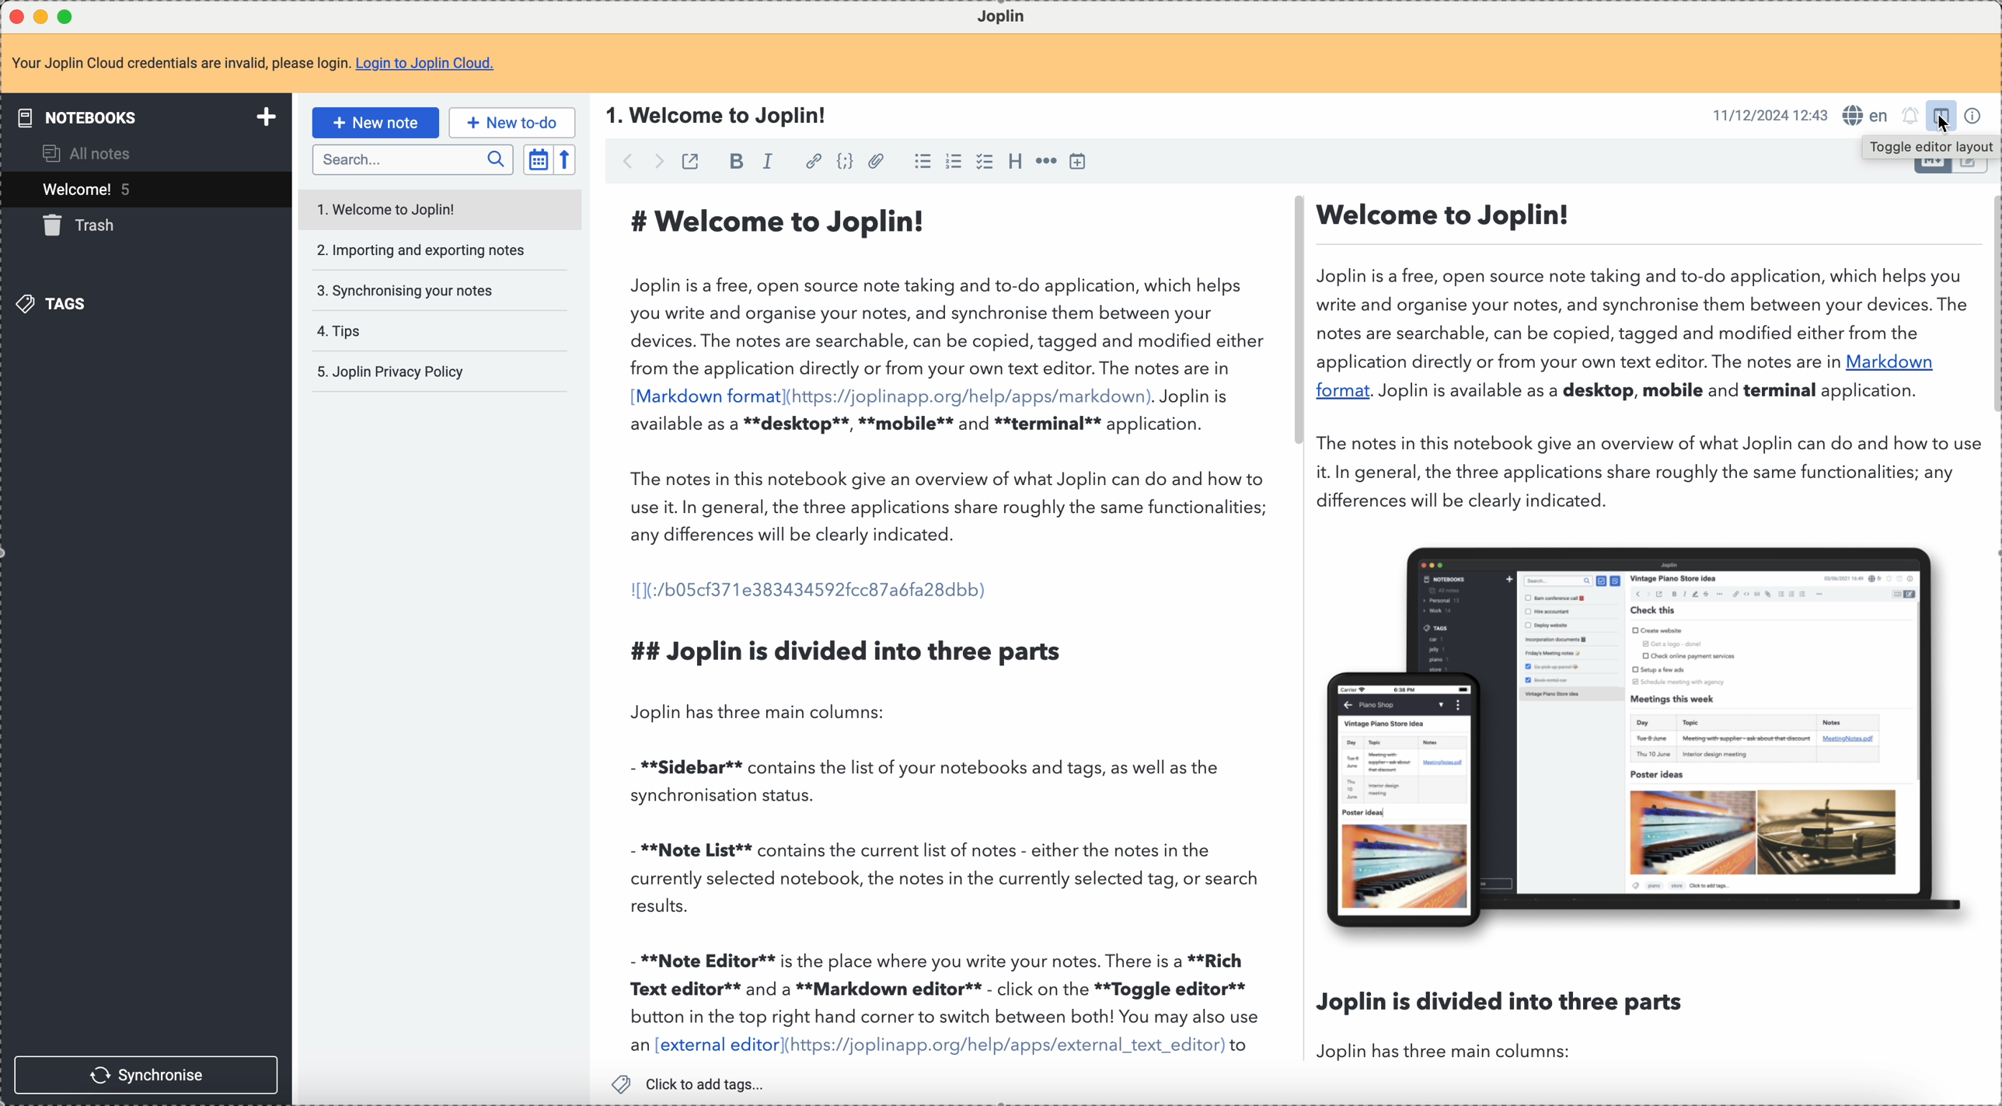 The height and width of the screenshot is (1106, 2002). I want to click on 11/12/2024 12:43, so click(1770, 114).